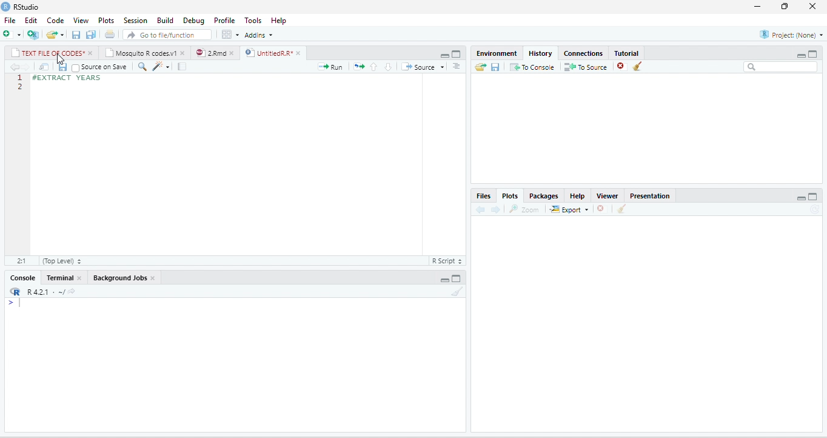  What do you see at coordinates (607, 196) in the screenshot?
I see `Viewer` at bounding box center [607, 196].